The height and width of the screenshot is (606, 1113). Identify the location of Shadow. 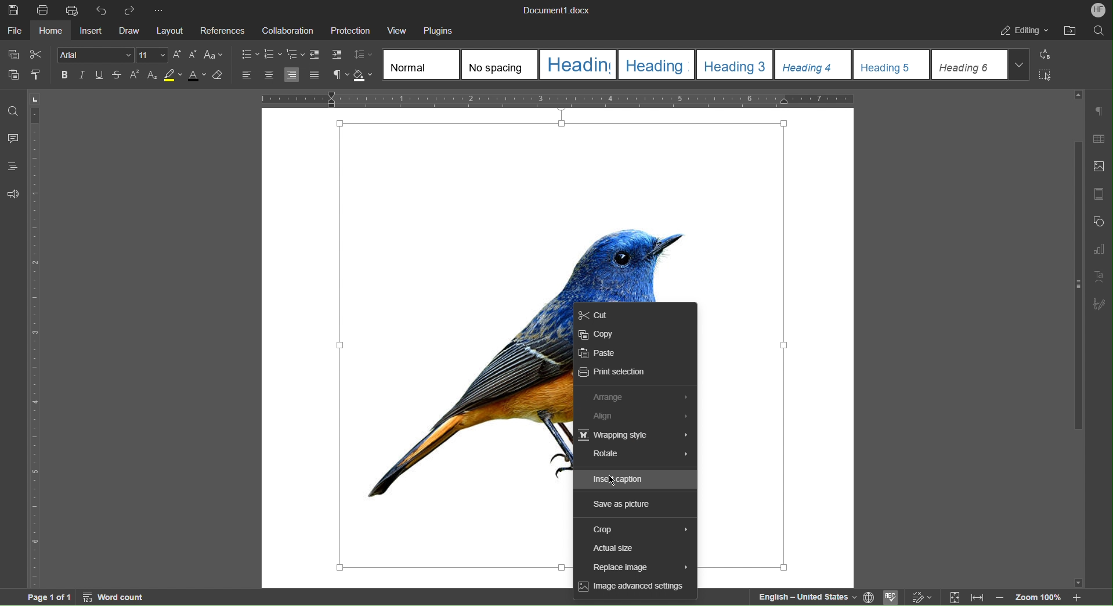
(364, 75).